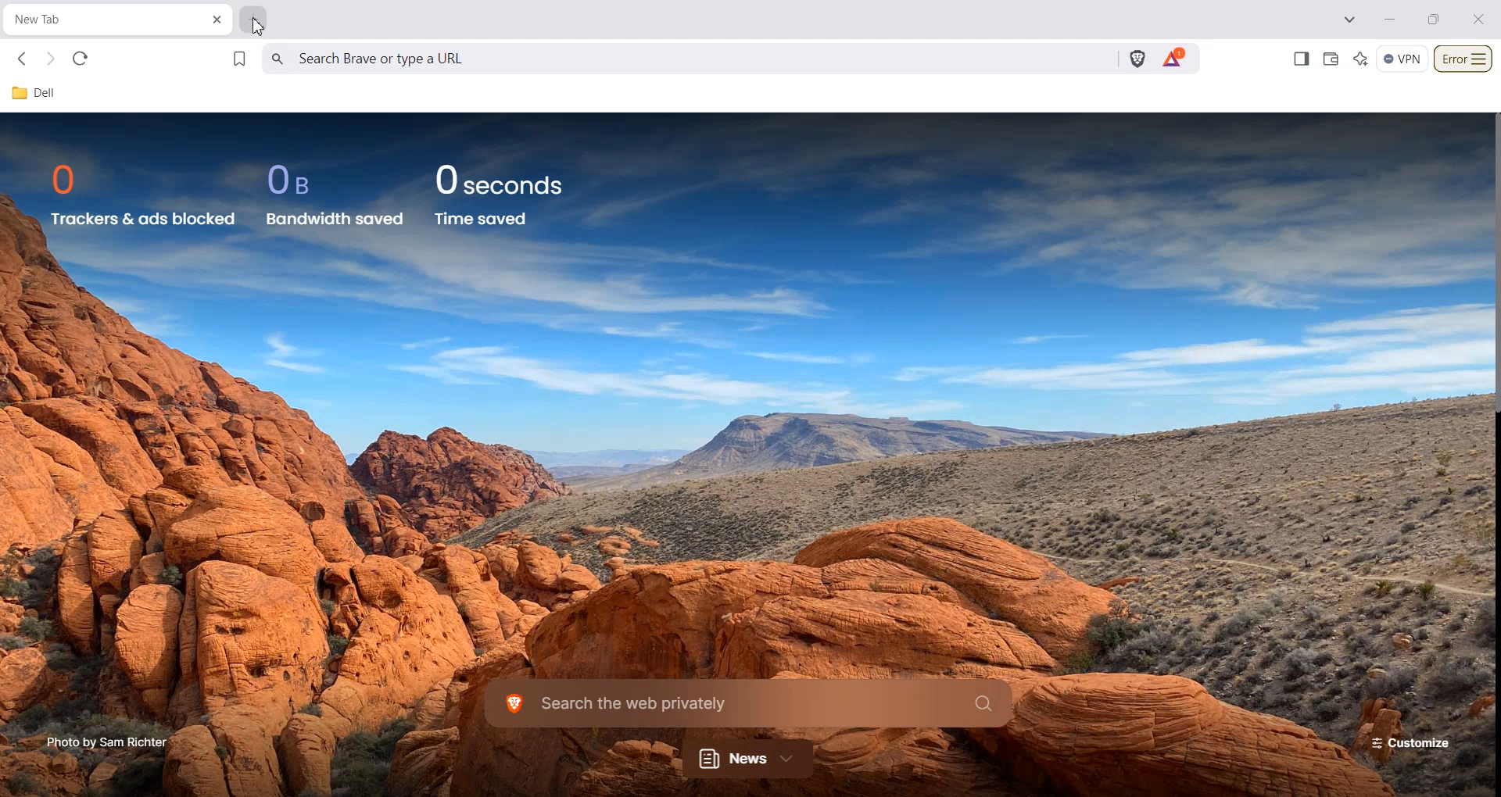  I want to click on Search Bar, so click(748, 702).